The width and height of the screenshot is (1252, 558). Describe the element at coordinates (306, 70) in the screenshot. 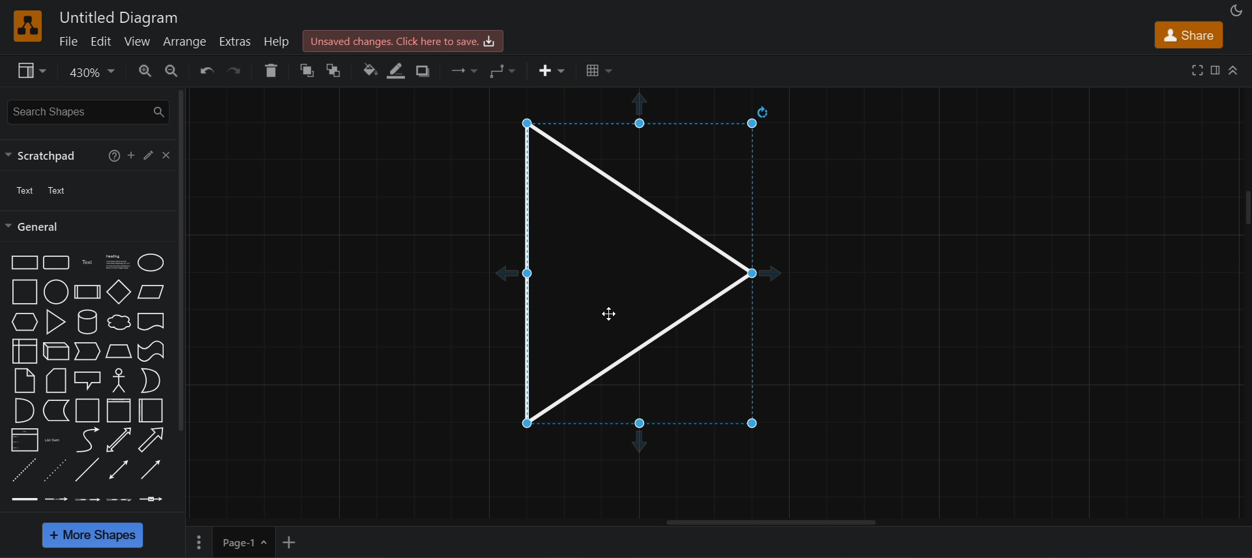

I see `to front` at that location.